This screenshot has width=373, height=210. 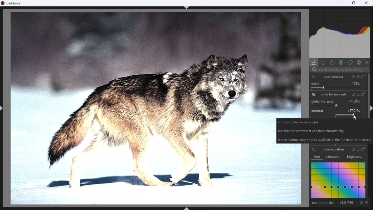 What do you see at coordinates (314, 94) in the screenshot?
I see `color balance RGB is switched ON` at bounding box center [314, 94].